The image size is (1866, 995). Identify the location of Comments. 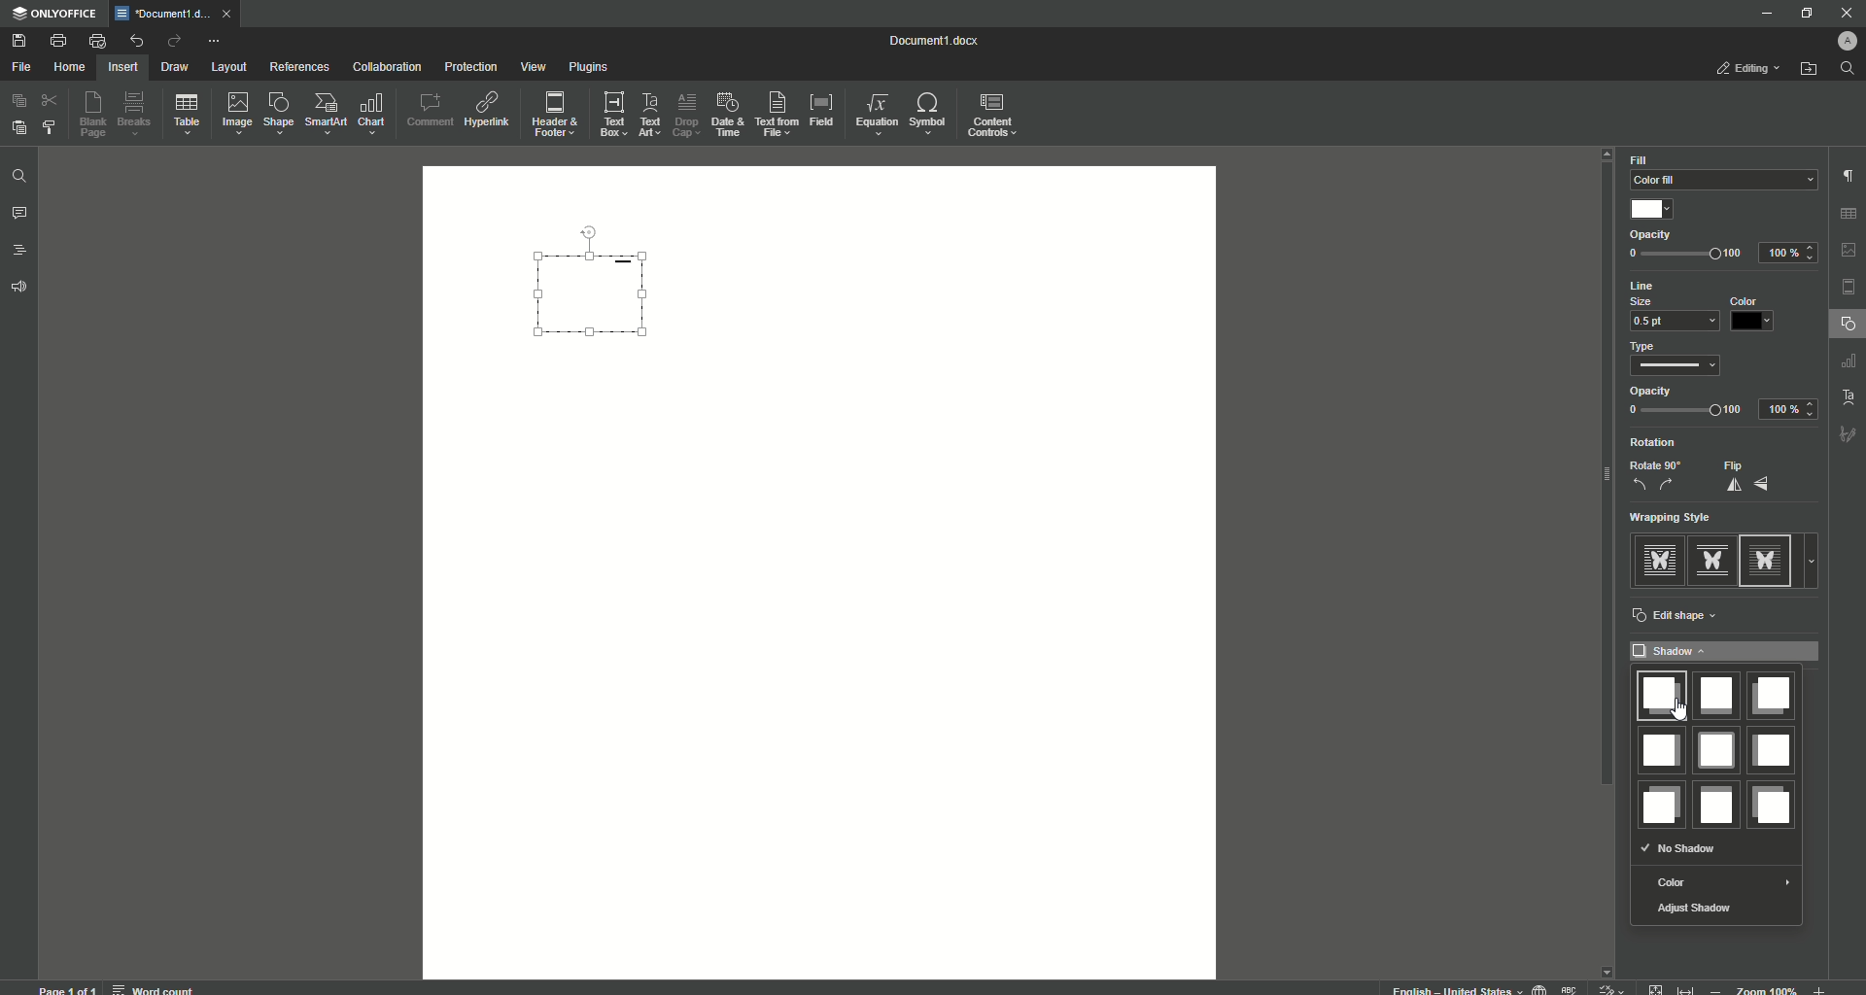
(19, 214).